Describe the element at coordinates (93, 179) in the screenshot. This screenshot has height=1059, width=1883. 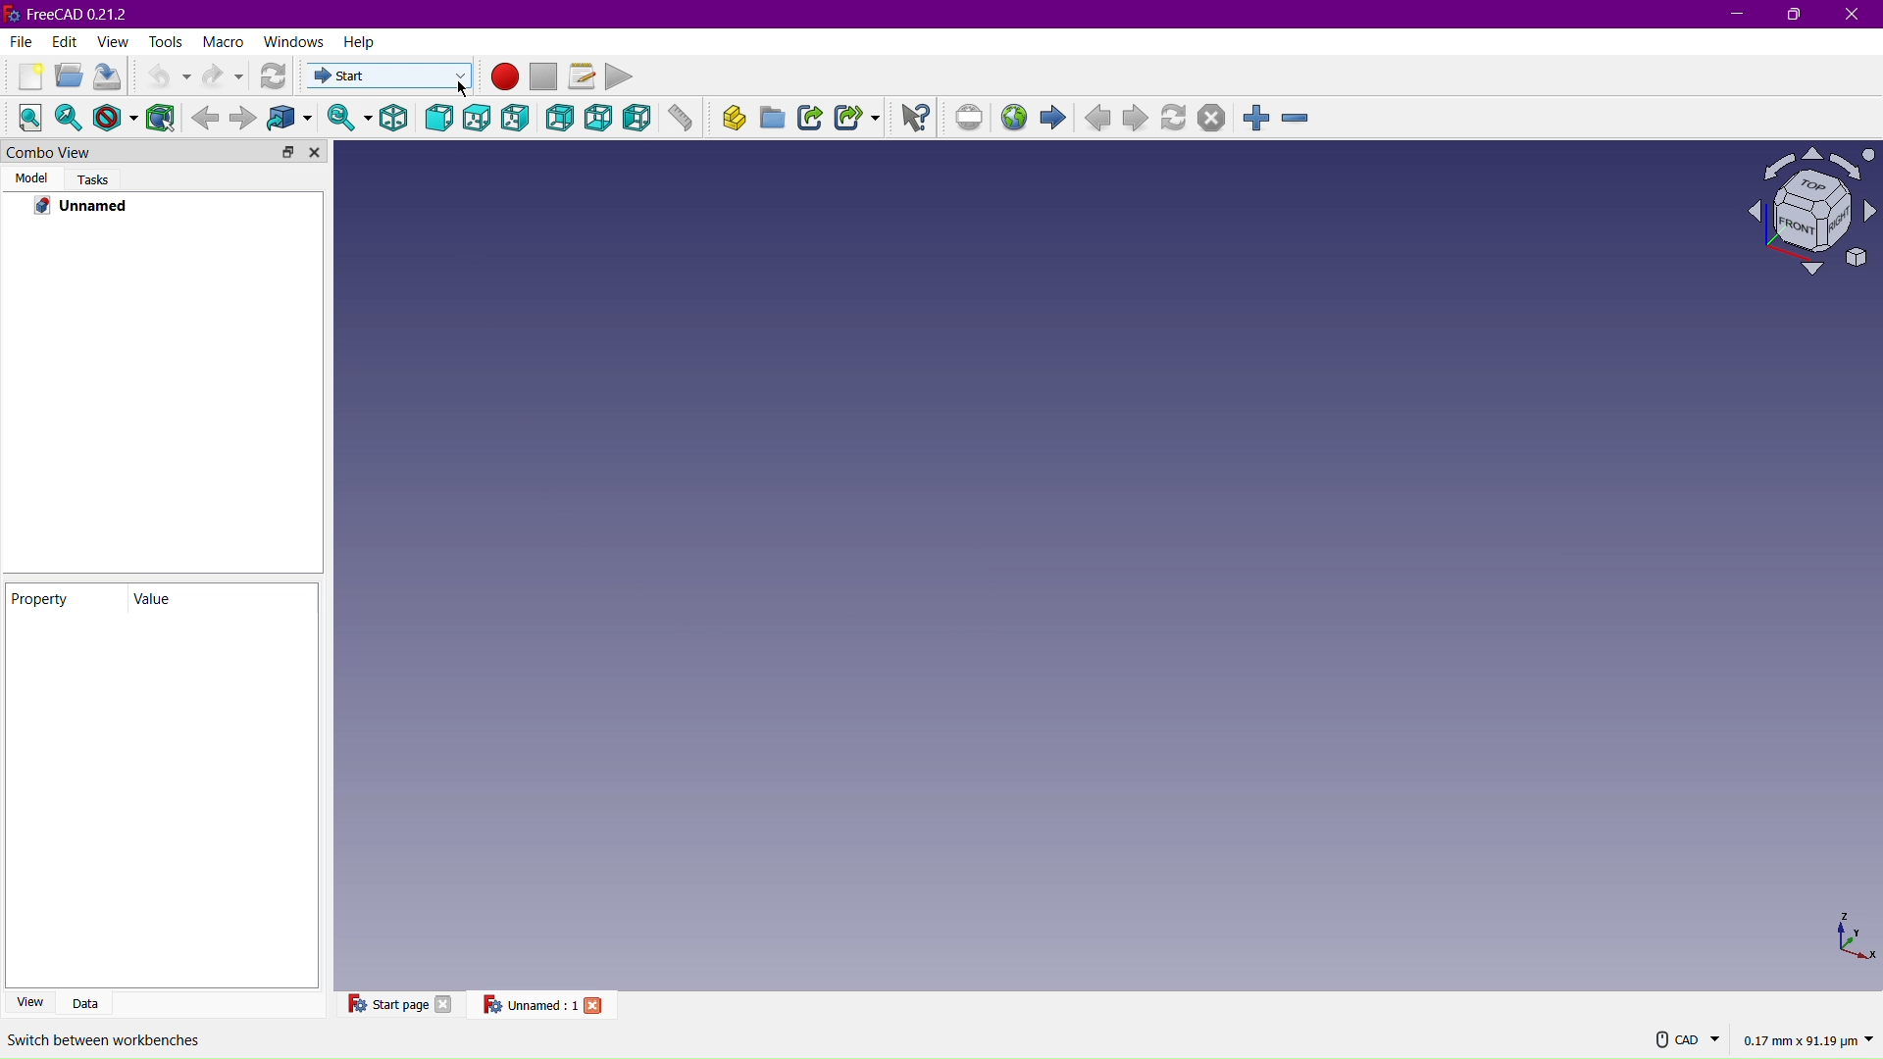
I see `Tasks` at that location.